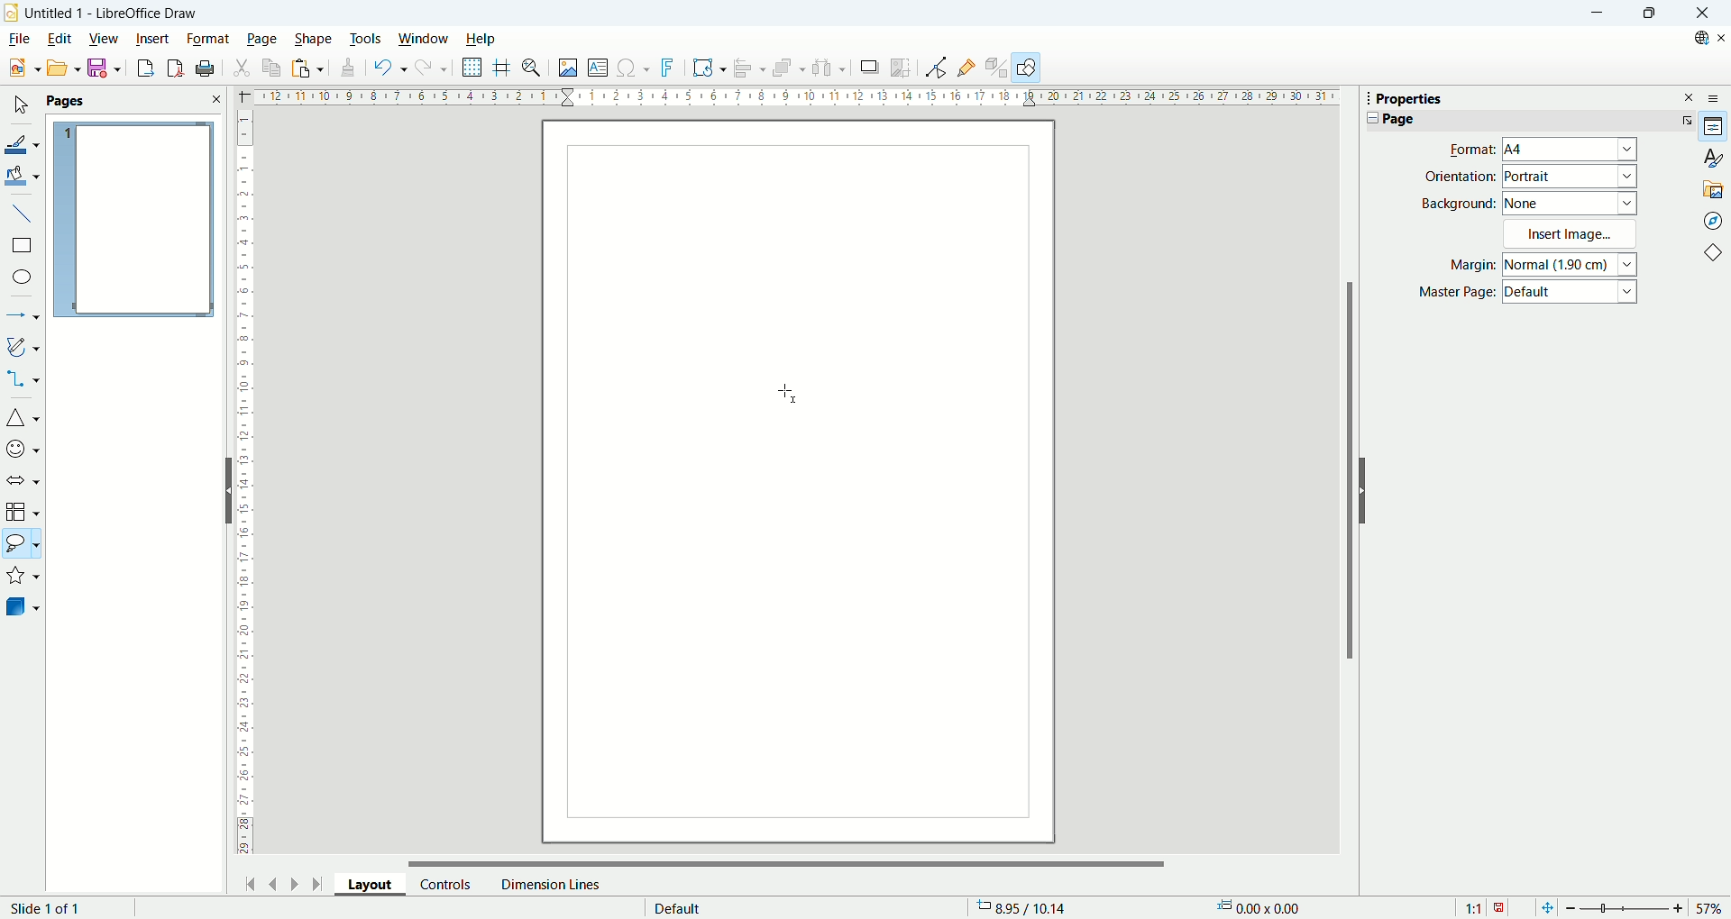 Image resolution: width=1731 pixels, height=919 pixels. What do you see at coordinates (1702, 14) in the screenshot?
I see `Close` at bounding box center [1702, 14].